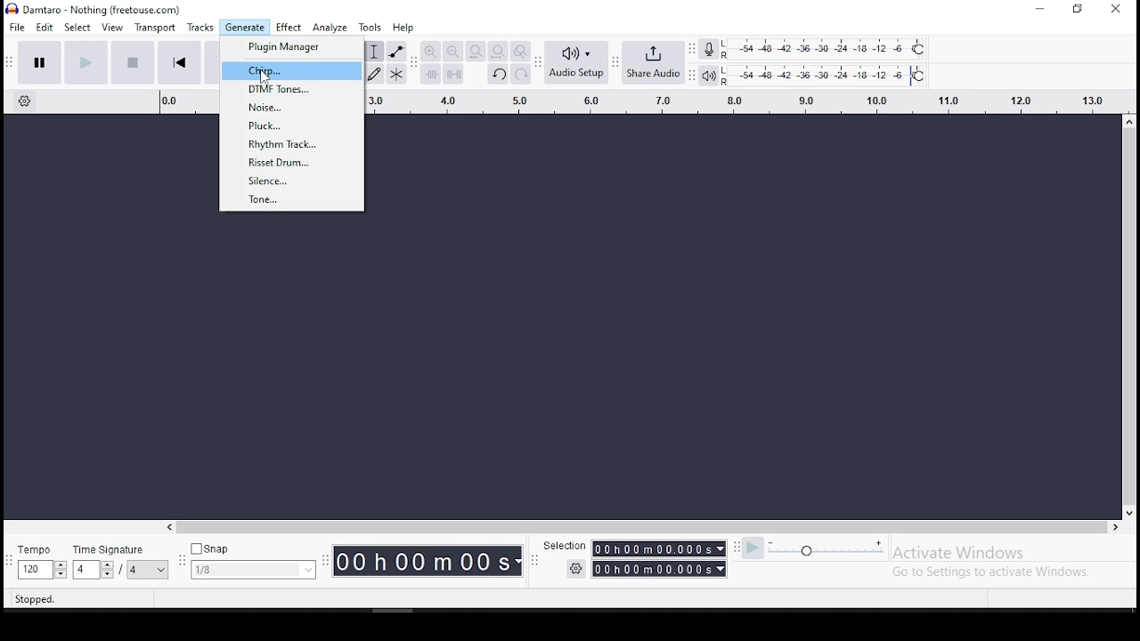 Image resolution: width=1140 pixels, height=641 pixels. What do you see at coordinates (1079, 9) in the screenshot?
I see `restore` at bounding box center [1079, 9].